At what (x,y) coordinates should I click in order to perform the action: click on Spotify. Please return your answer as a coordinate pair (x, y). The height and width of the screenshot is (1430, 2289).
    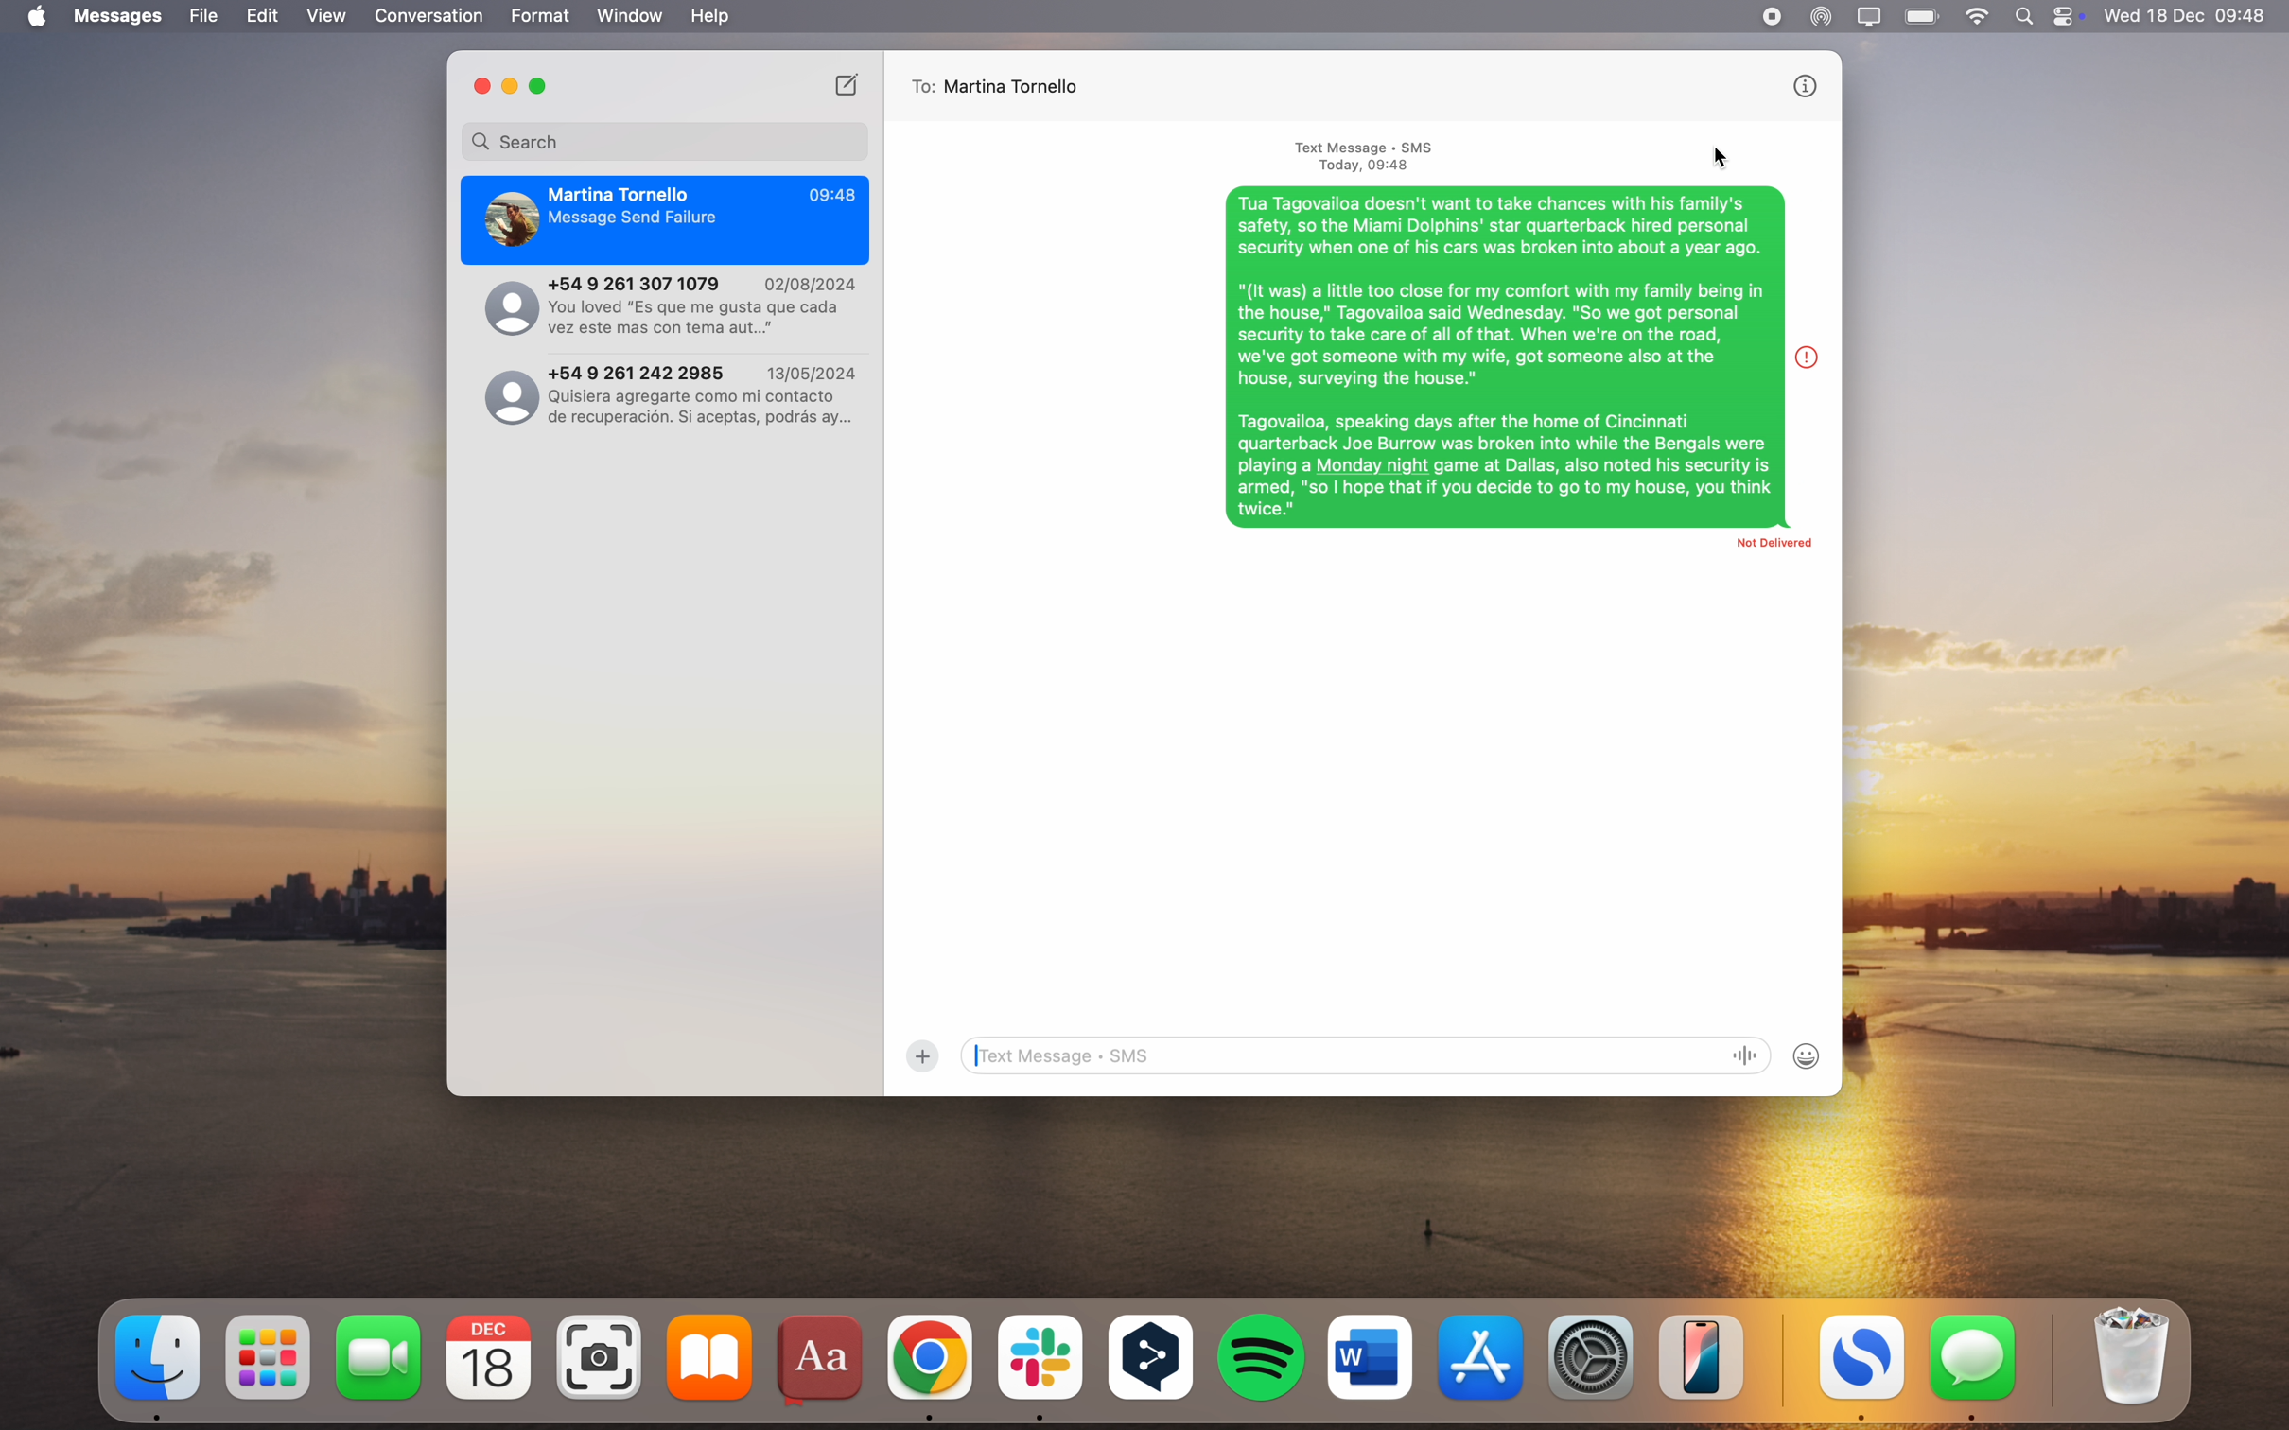
    Looking at the image, I should click on (1263, 1357).